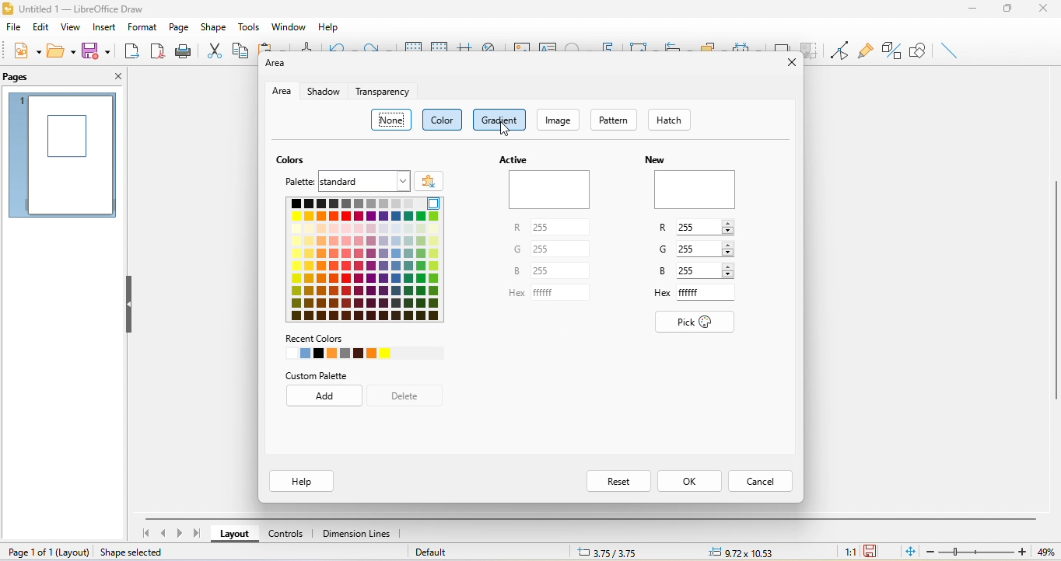  Describe the element at coordinates (849, 552) in the screenshot. I see `1:1` at that location.